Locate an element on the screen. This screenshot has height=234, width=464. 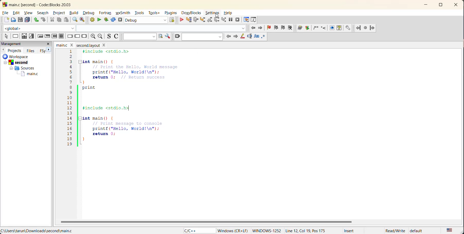
run is located at coordinates (99, 20).